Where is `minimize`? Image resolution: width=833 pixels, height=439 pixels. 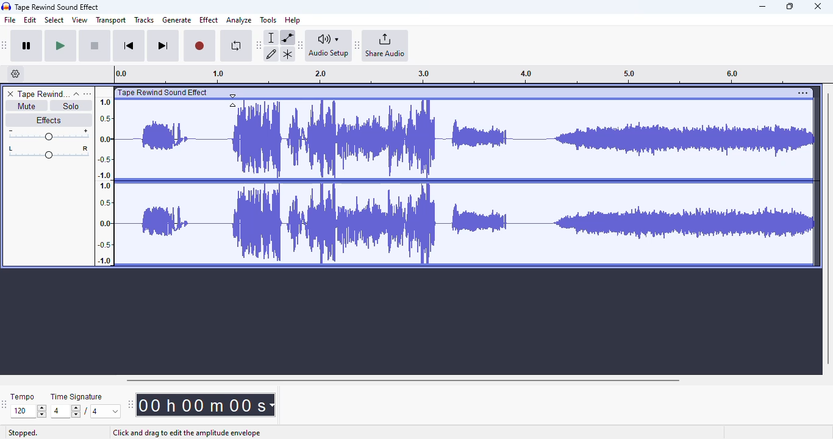 minimize is located at coordinates (762, 7).